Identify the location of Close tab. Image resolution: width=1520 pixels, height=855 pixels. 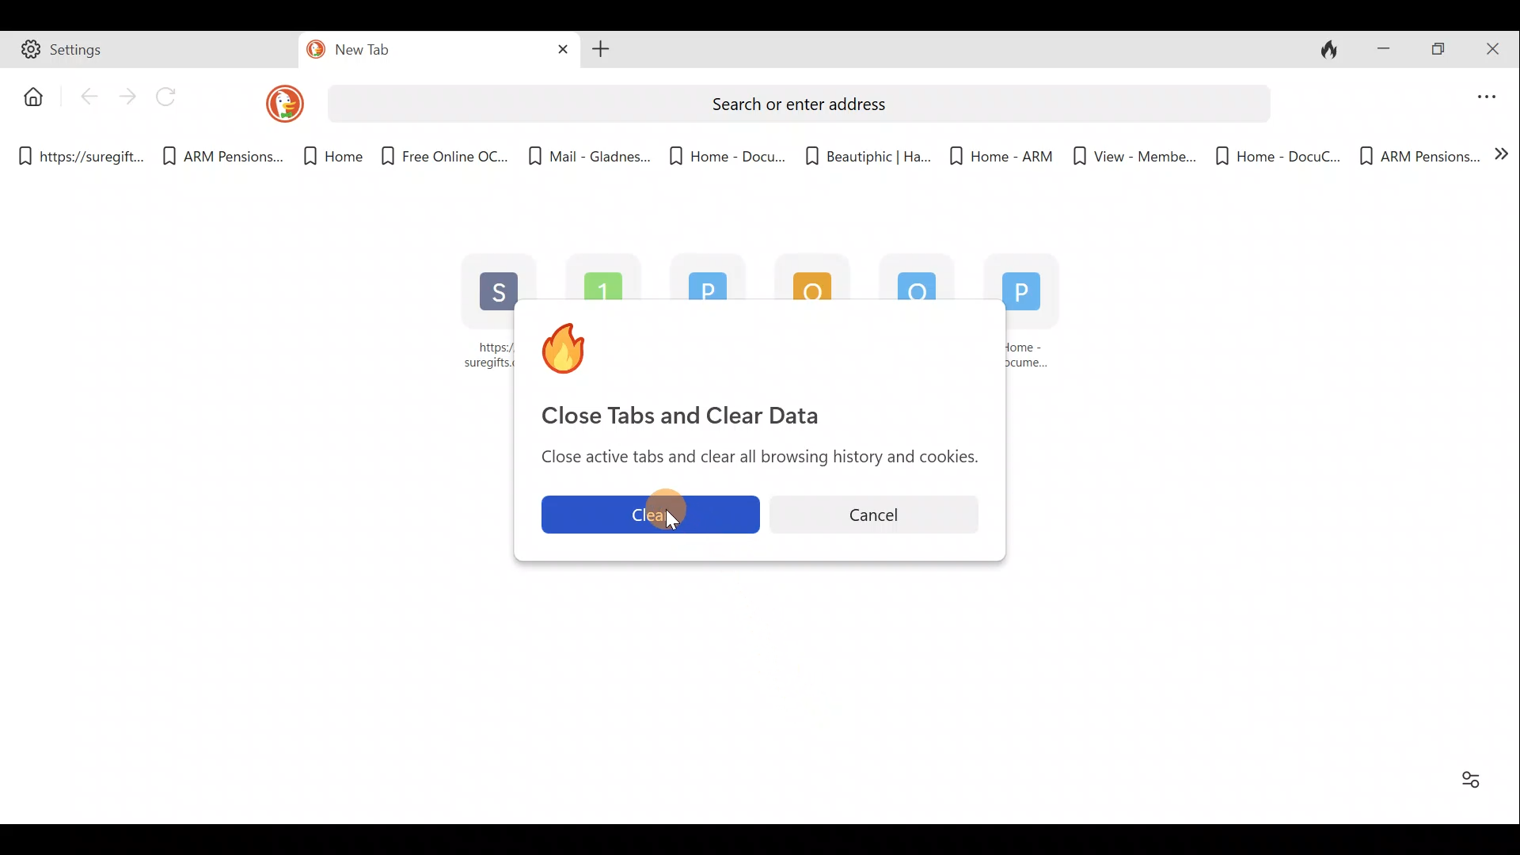
(557, 50).